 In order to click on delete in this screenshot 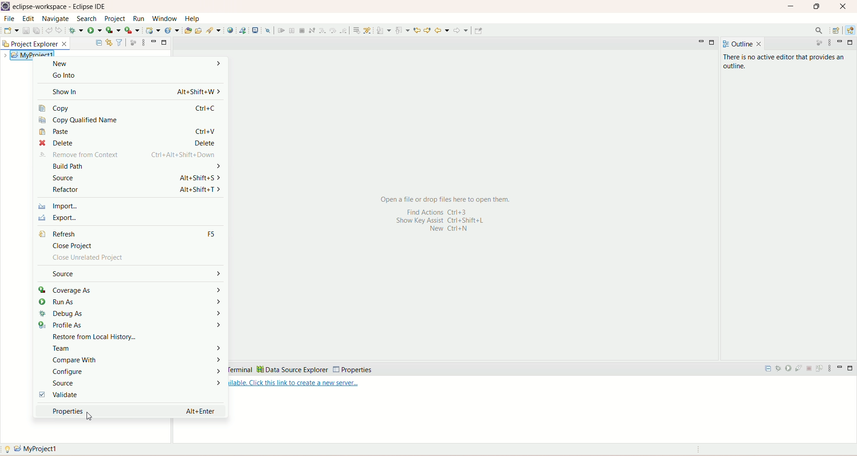, I will do `click(128, 144)`.